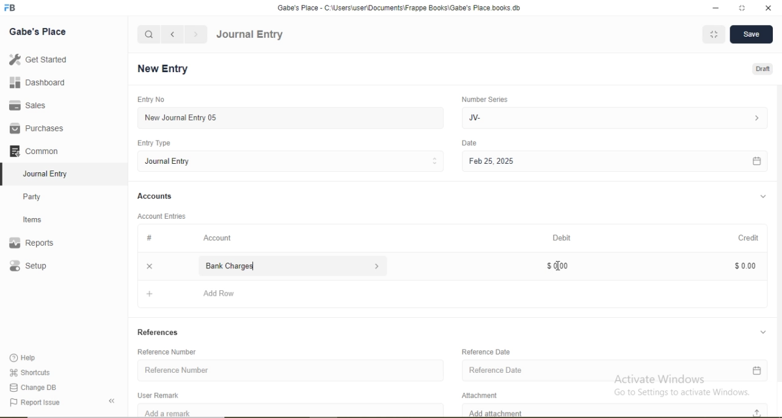 The image size is (782, 418). What do you see at coordinates (560, 267) in the screenshot?
I see `cursor` at bounding box center [560, 267].